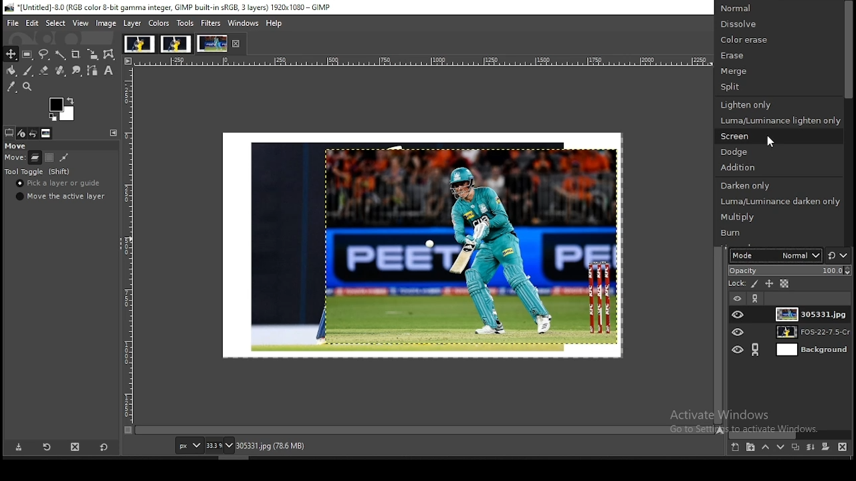  Describe the element at coordinates (738, 351) in the screenshot. I see `layer visibility on/off` at that location.